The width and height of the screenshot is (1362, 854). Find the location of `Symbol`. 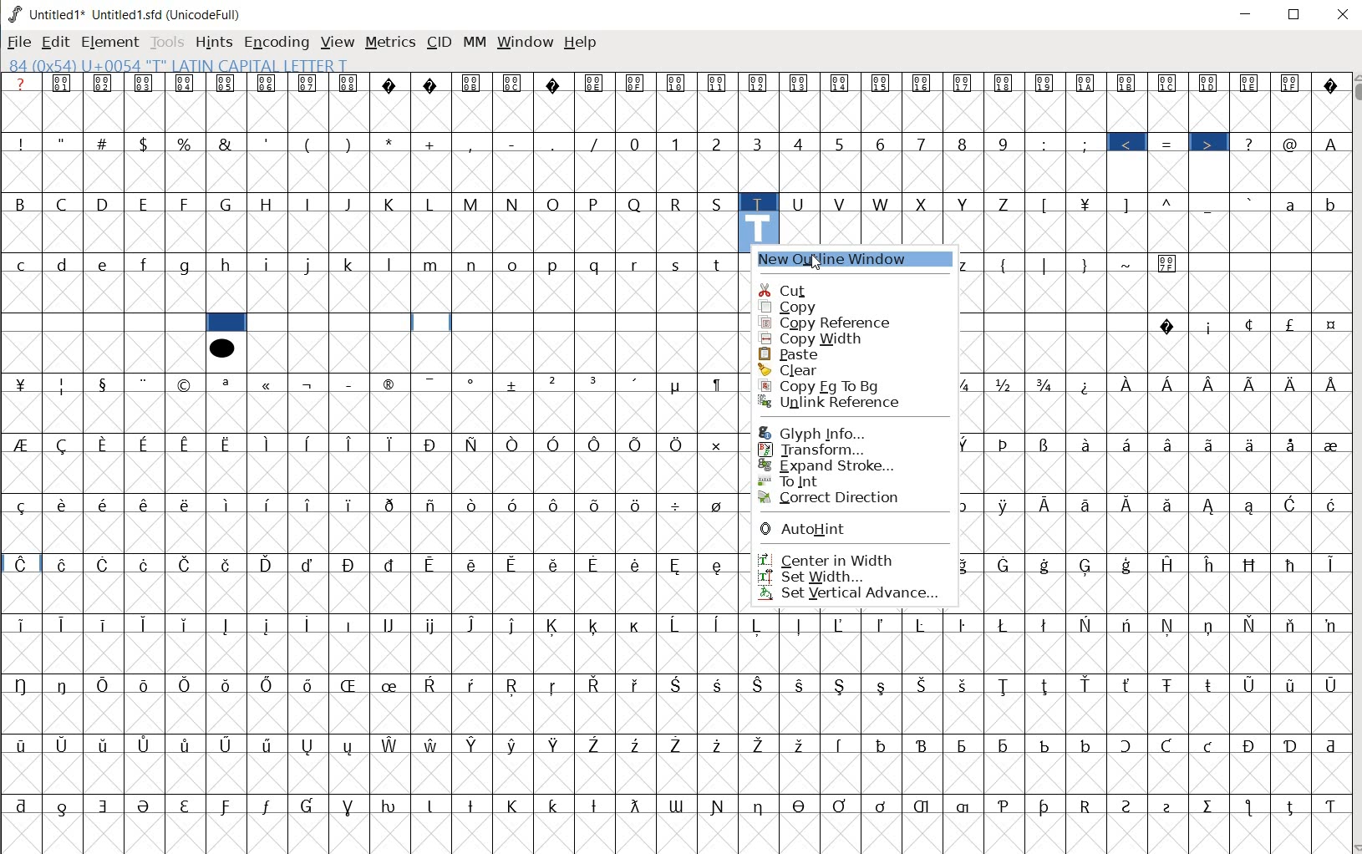

Symbol is located at coordinates (841, 626).